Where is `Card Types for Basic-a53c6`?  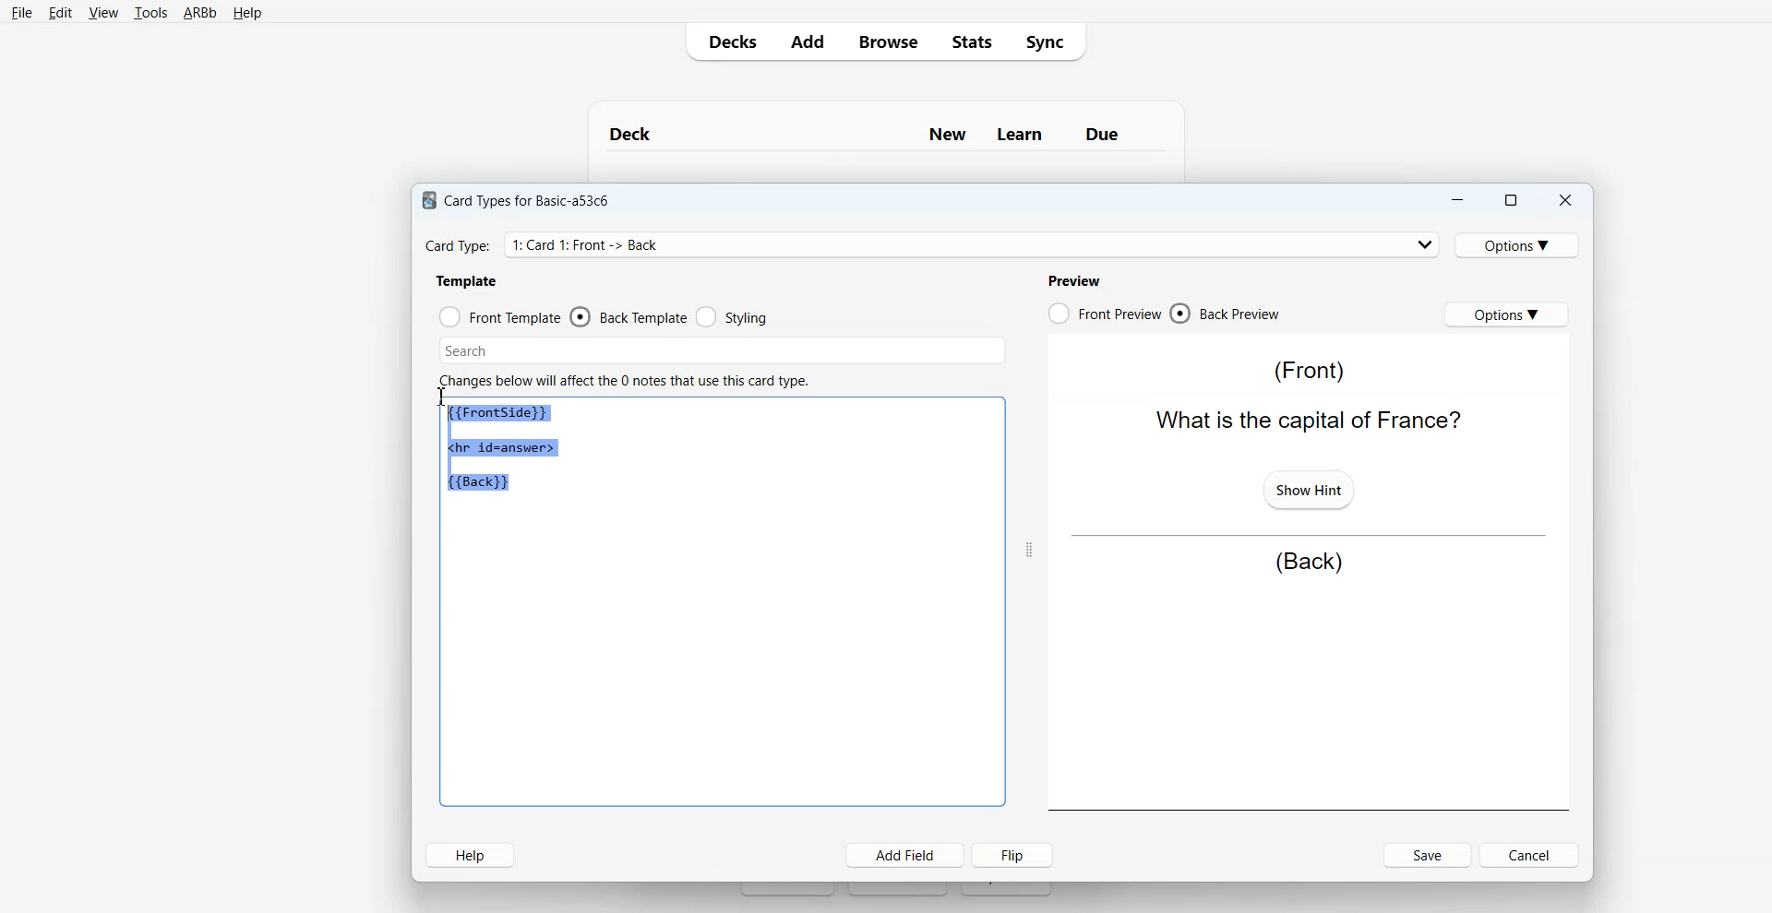
Card Types for Basic-a53c6 is located at coordinates (517, 199).